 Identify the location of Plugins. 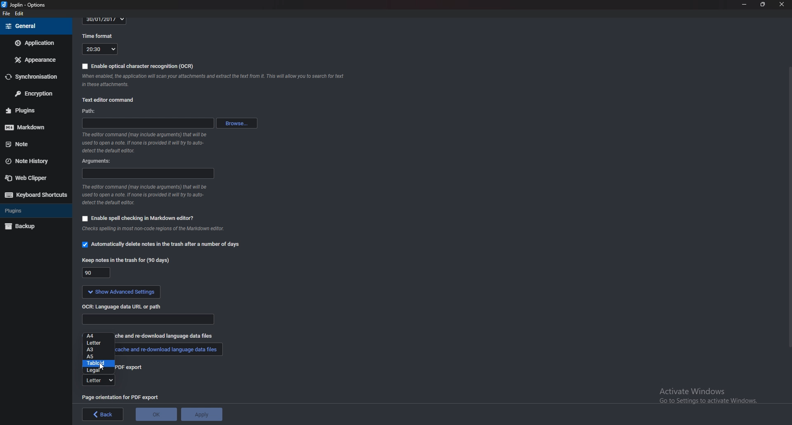
(31, 210).